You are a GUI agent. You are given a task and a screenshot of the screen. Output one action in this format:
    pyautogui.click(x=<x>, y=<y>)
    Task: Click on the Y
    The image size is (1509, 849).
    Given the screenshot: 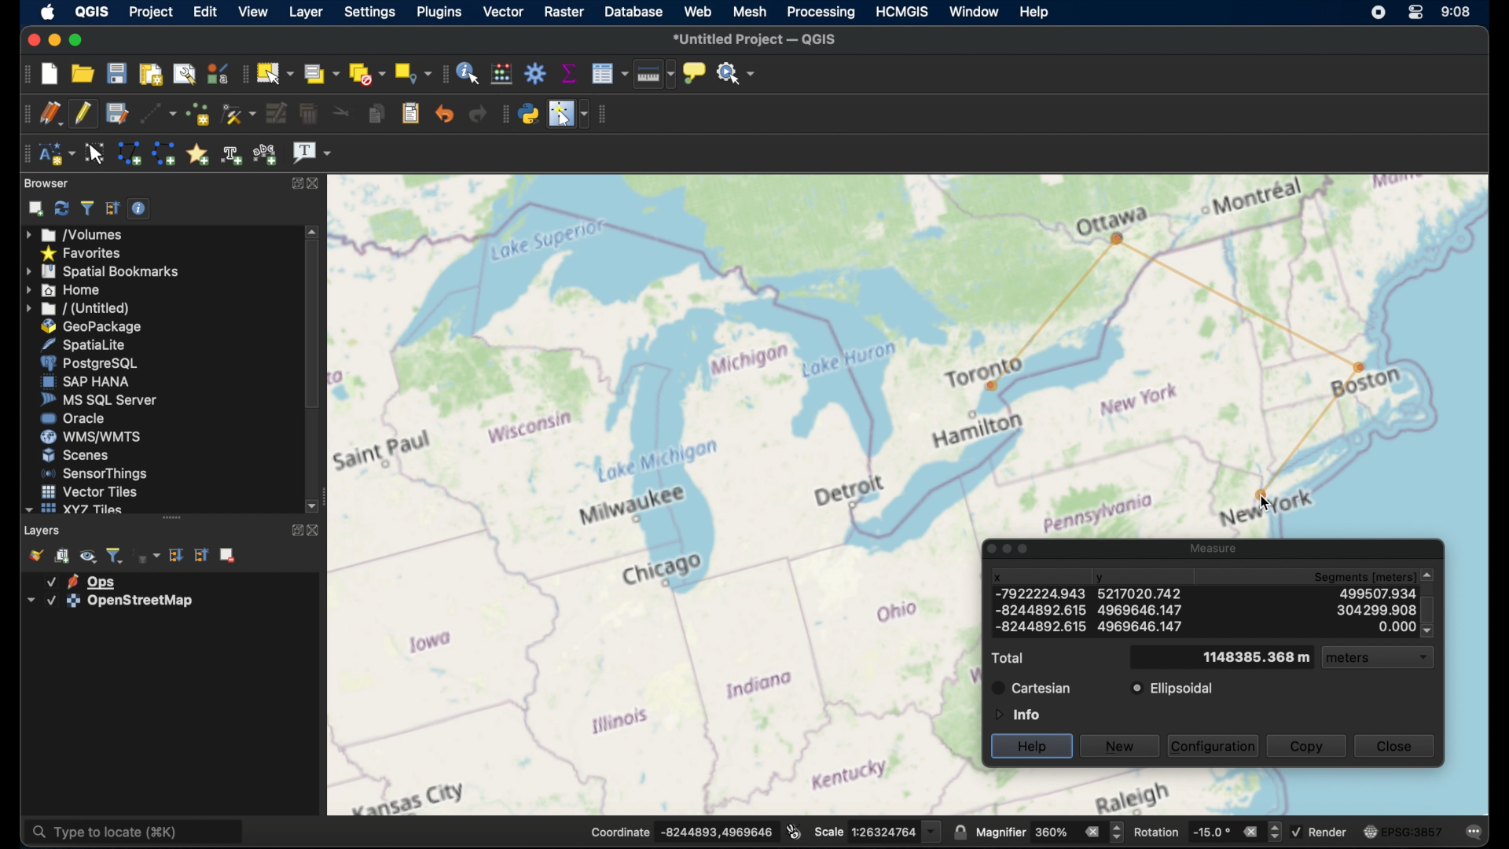 What is the action you would take?
    pyautogui.click(x=1140, y=594)
    